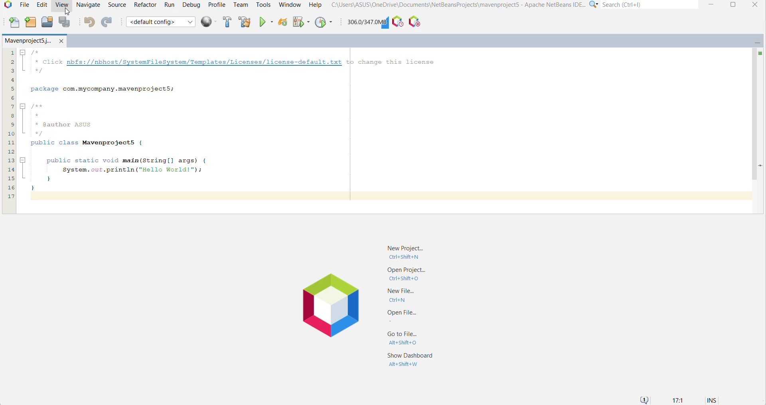  I want to click on New Project, so click(405, 252).